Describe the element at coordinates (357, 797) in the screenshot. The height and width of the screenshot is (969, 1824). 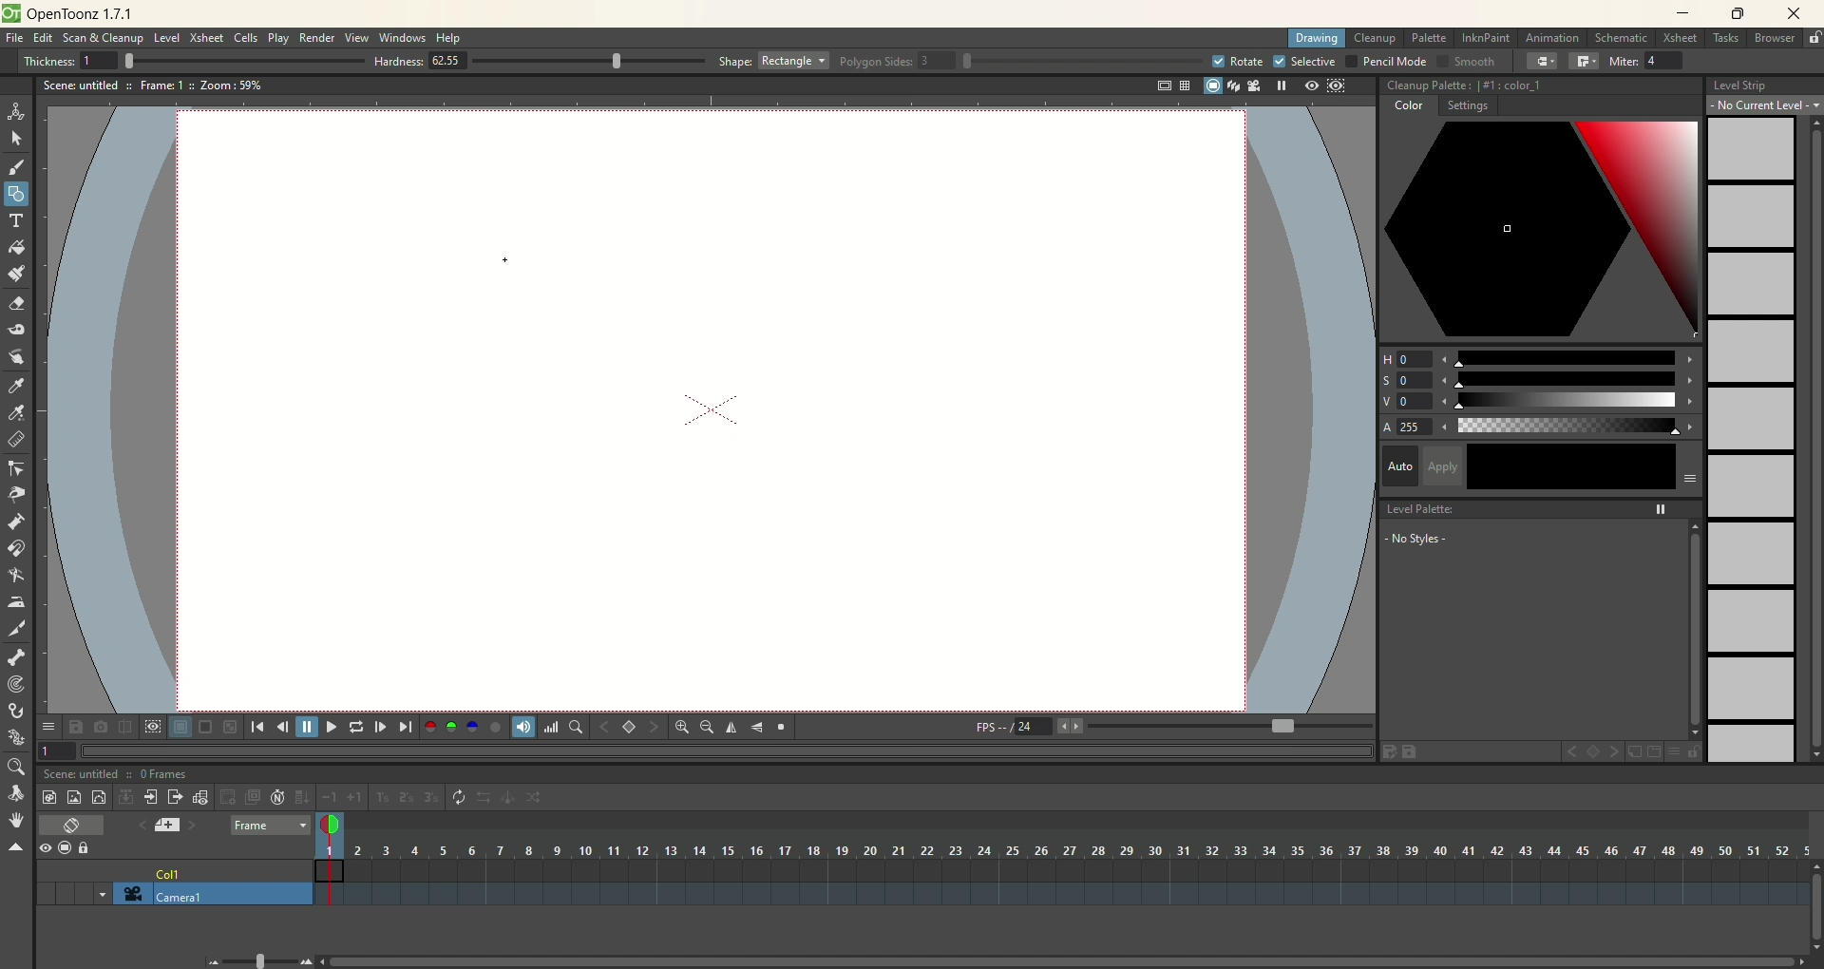
I see `increase steo` at that location.